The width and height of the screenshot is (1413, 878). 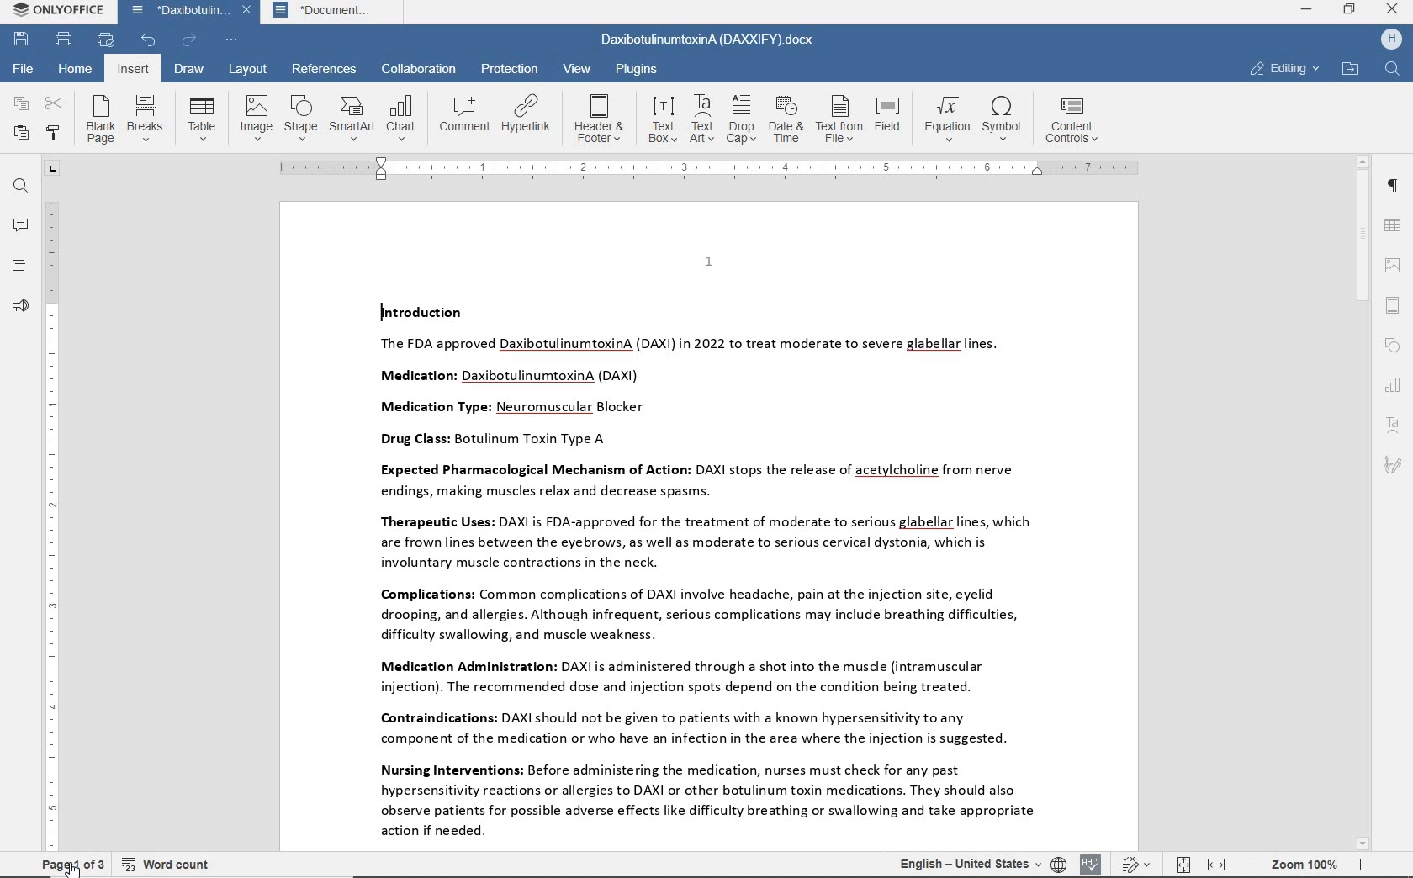 I want to click on chart, so click(x=1394, y=386).